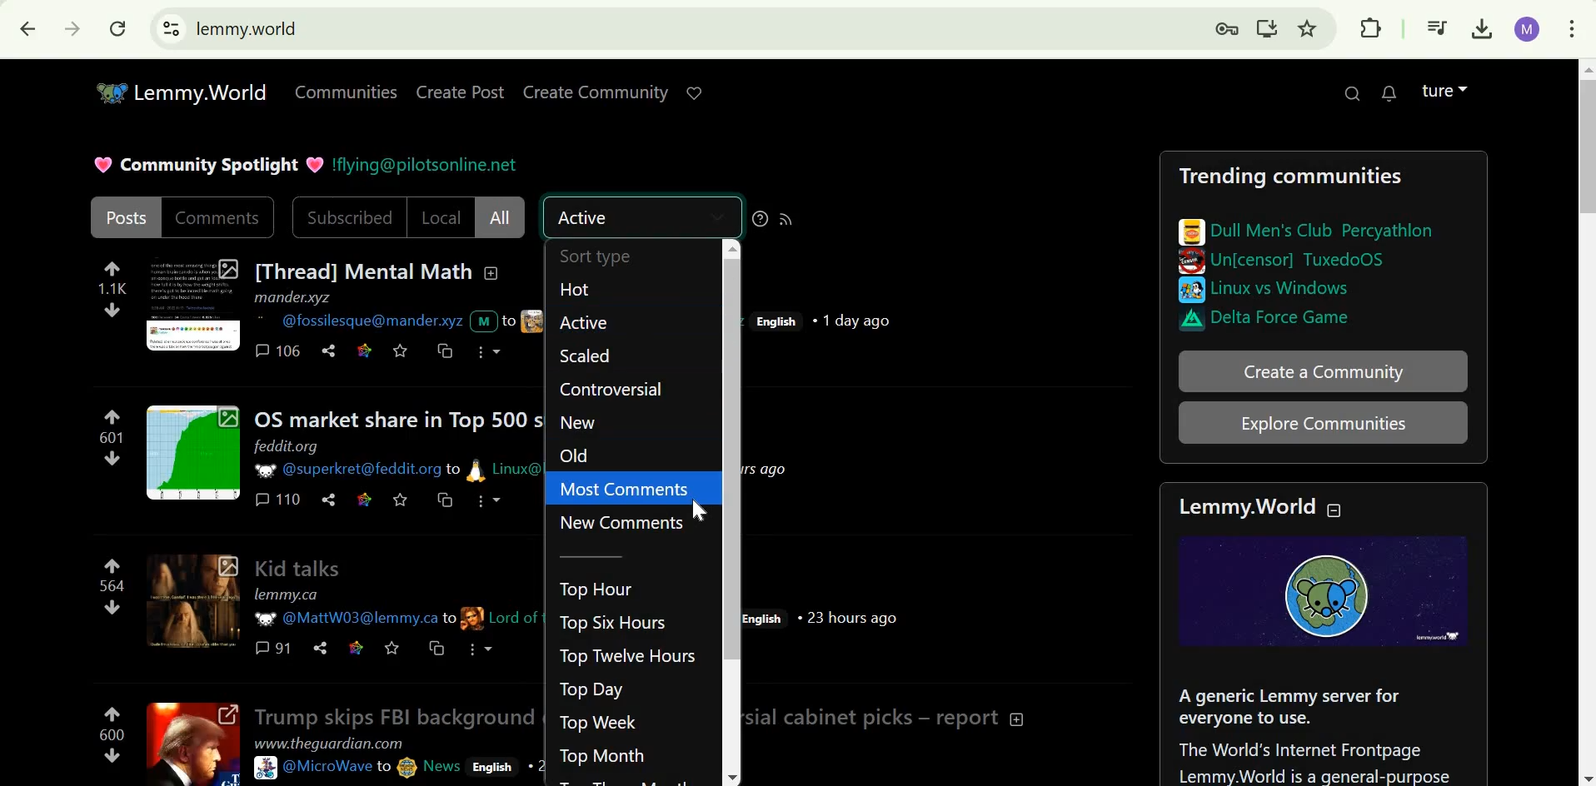  I want to click on Top Week, so click(596, 722).